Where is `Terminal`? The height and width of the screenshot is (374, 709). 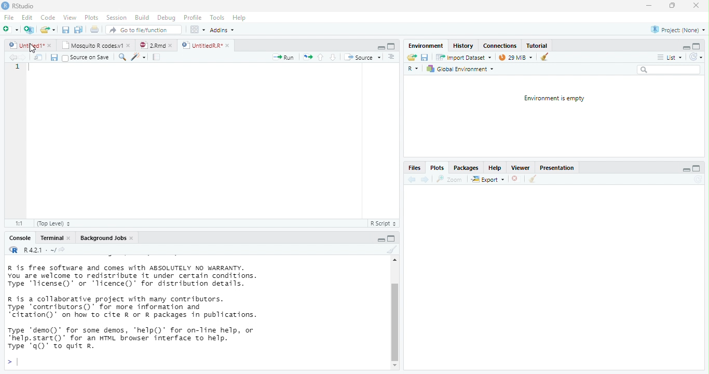 Terminal is located at coordinates (51, 238).